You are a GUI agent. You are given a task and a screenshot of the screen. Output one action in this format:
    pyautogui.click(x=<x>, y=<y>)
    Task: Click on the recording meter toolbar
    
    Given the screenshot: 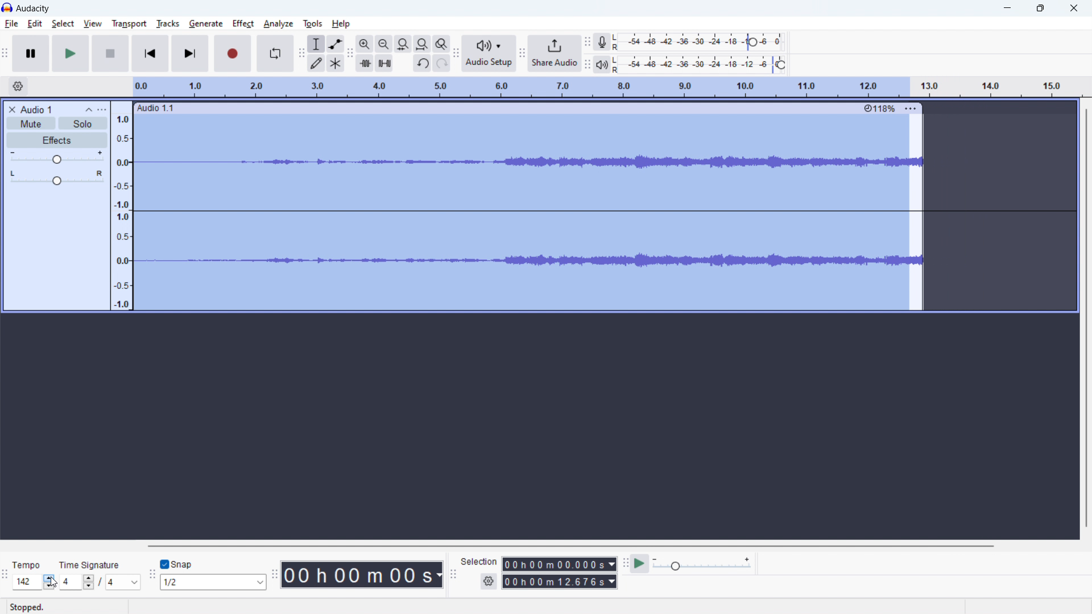 What is the action you would take?
    pyautogui.click(x=587, y=42)
    